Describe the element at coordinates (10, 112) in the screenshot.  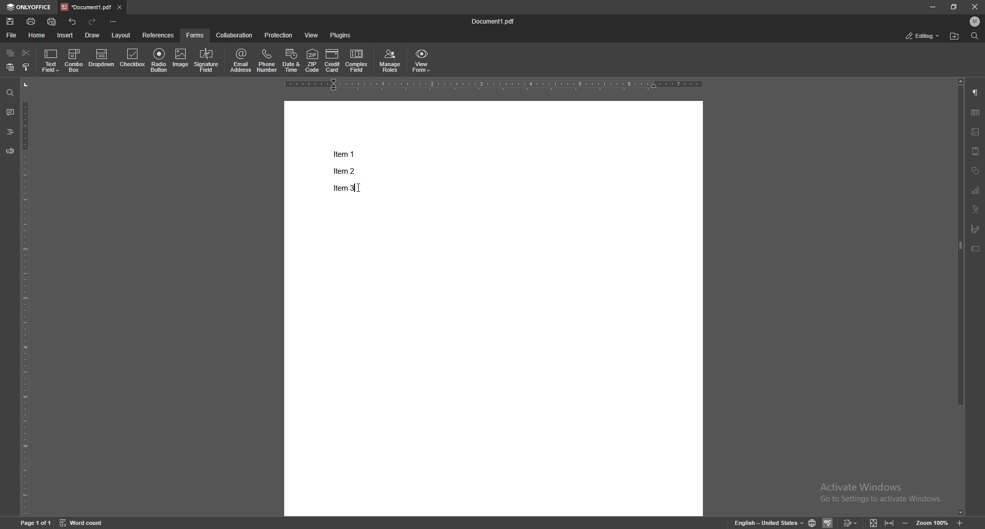
I see `comment` at that location.